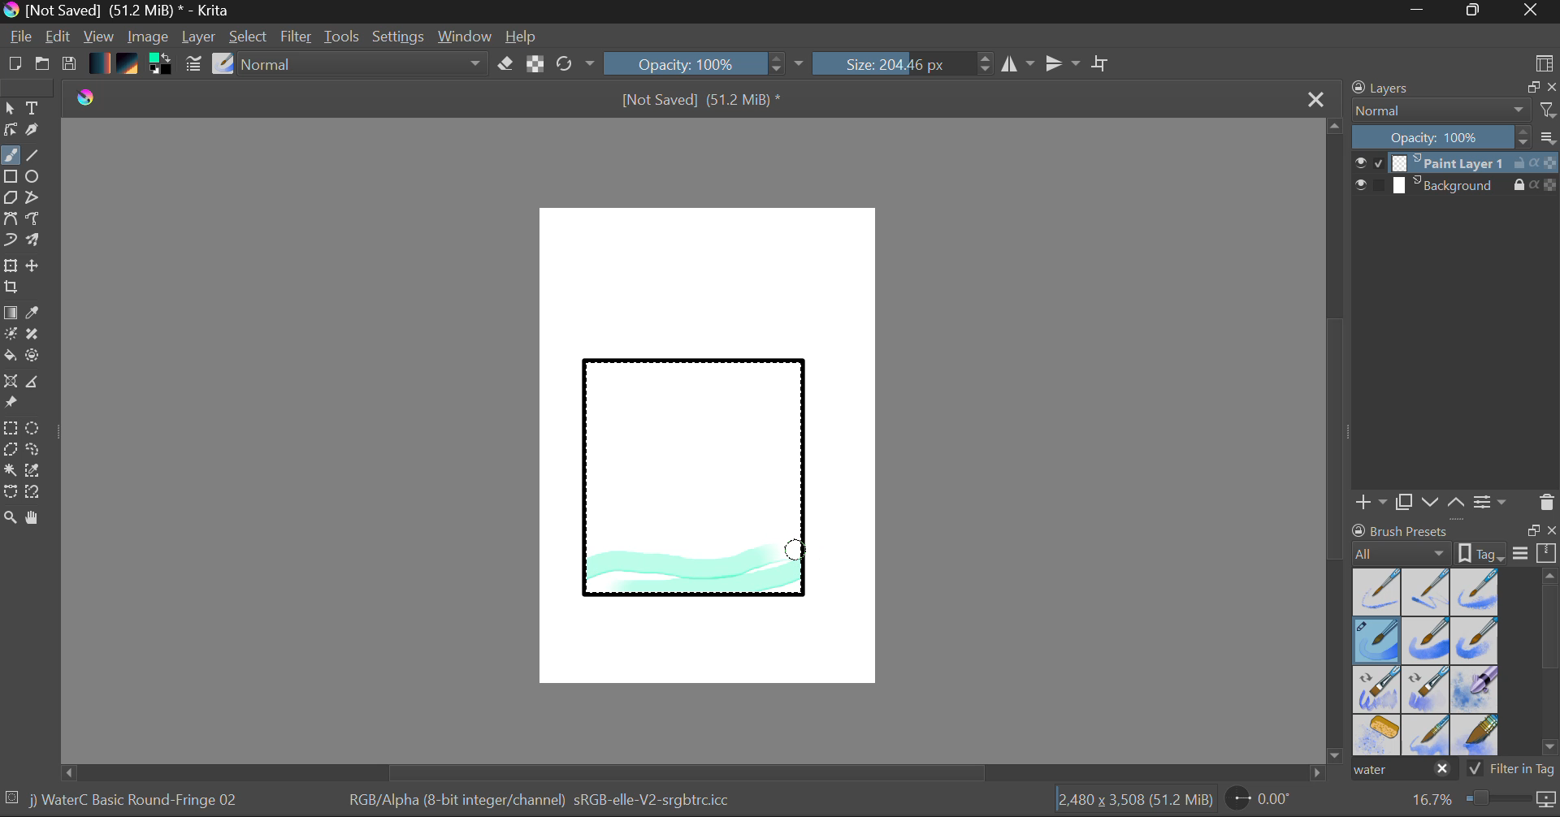 This screenshot has height=817, width=1560. What do you see at coordinates (149, 38) in the screenshot?
I see `Image` at bounding box center [149, 38].